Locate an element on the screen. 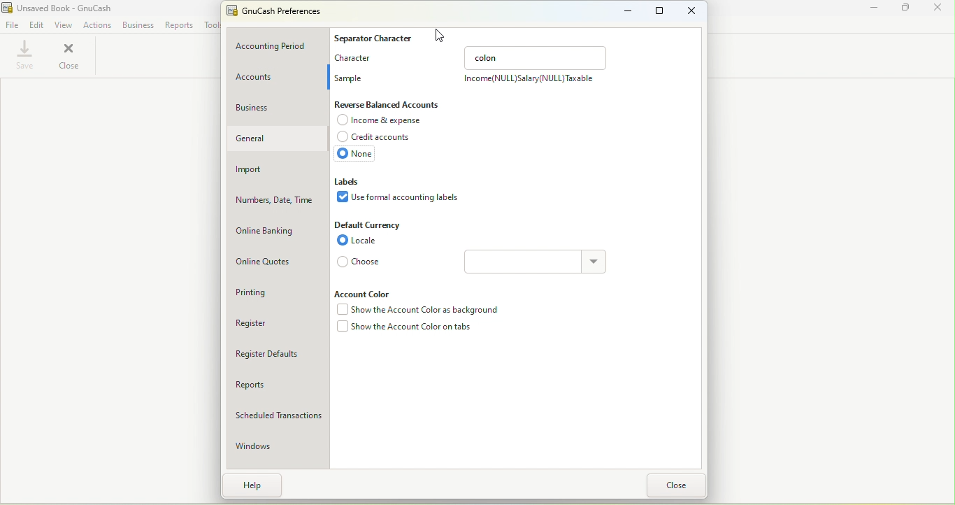 The width and height of the screenshot is (955, 505). Tools is located at coordinates (213, 26).